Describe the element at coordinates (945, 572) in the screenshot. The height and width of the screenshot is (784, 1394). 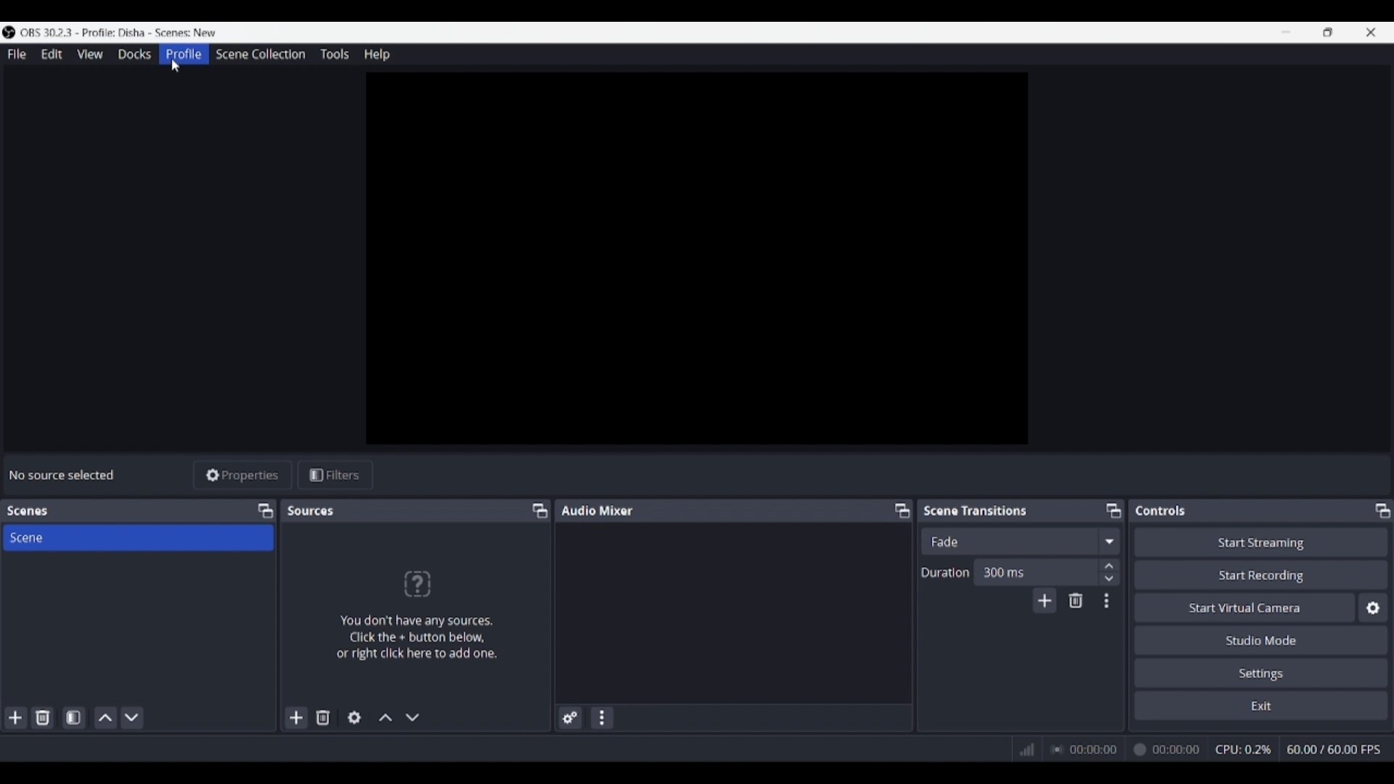
I see `Indicates duration` at that location.